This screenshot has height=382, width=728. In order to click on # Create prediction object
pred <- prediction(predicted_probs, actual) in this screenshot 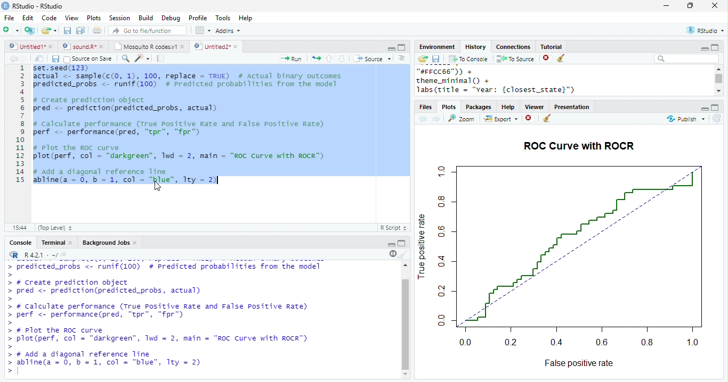, I will do `click(126, 104)`.